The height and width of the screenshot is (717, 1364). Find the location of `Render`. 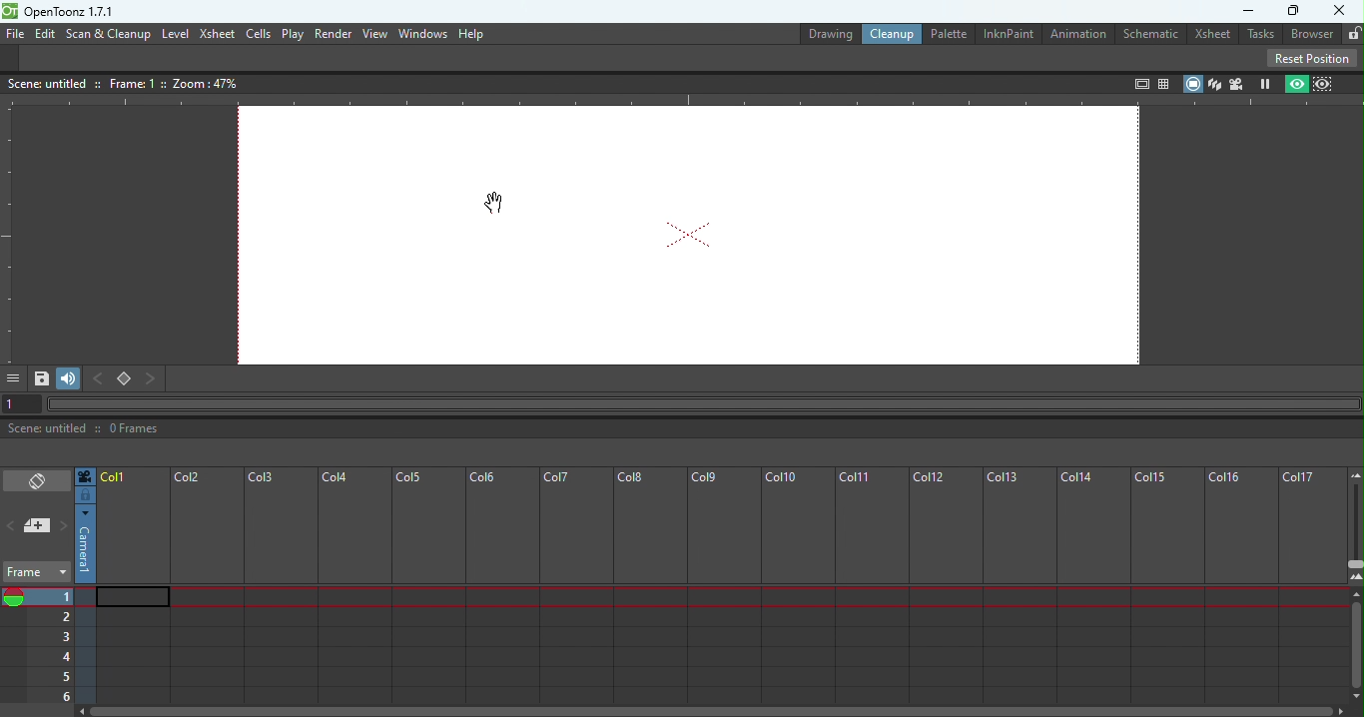

Render is located at coordinates (331, 33).